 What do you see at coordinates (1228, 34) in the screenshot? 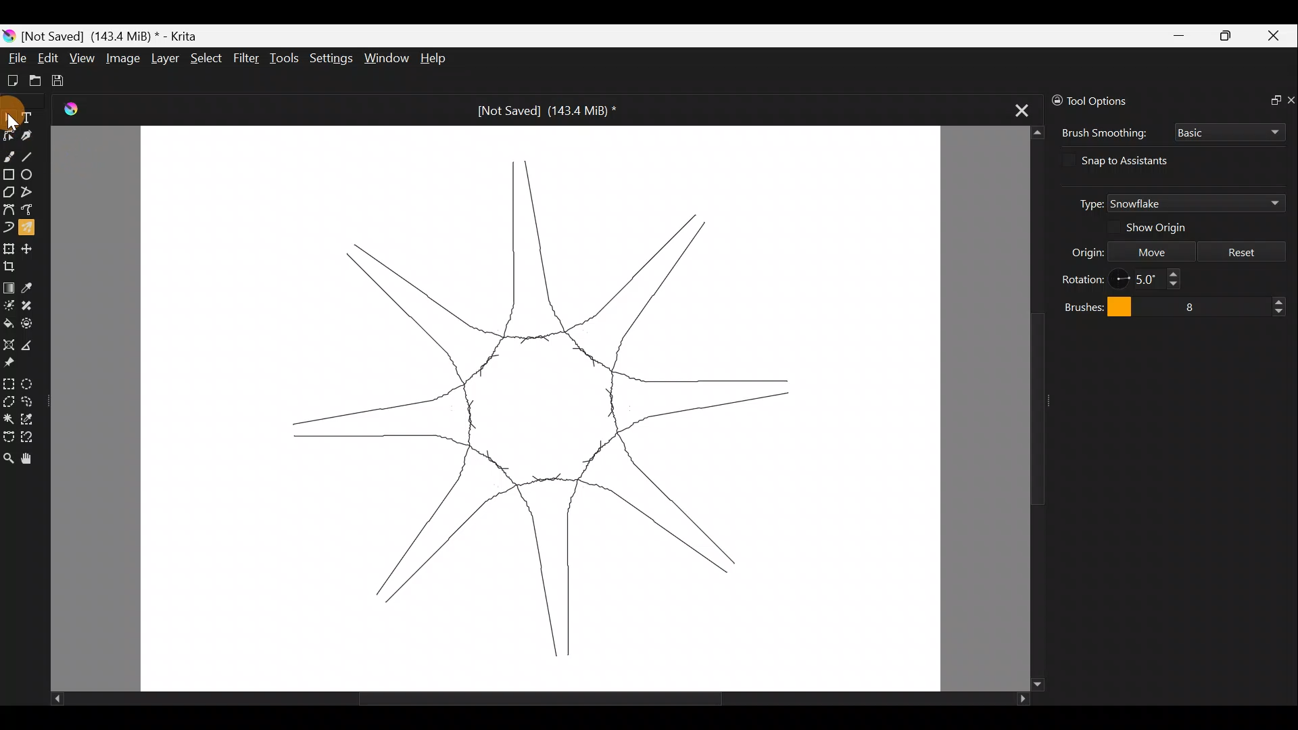
I see `Maximize` at bounding box center [1228, 34].